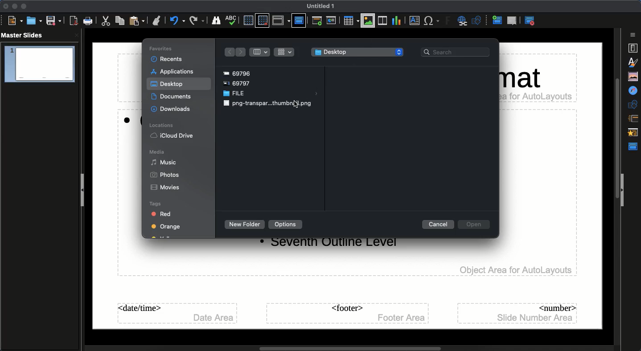  What do you see at coordinates (173, 136) in the screenshot?
I see `iCloud Drive` at bounding box center [173, 136].